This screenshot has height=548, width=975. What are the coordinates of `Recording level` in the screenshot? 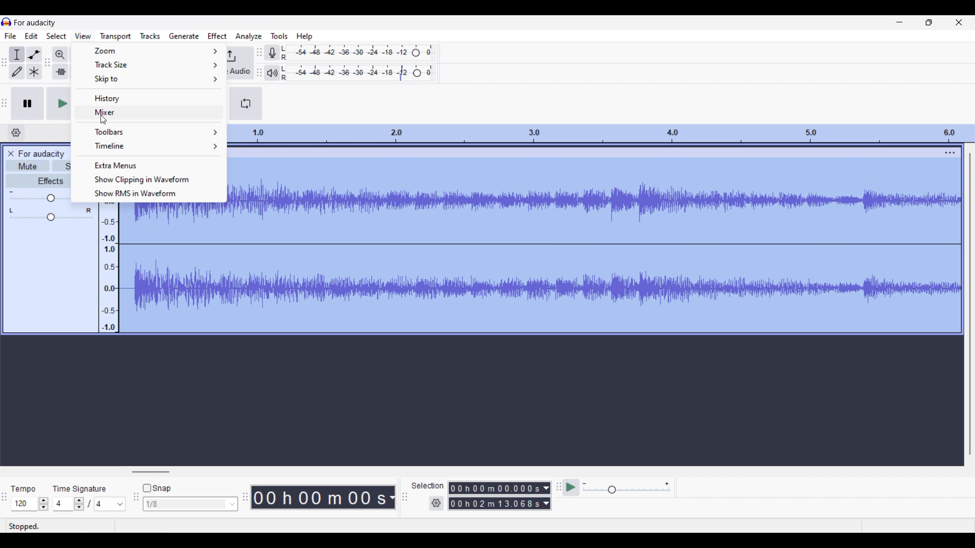 It's located at (357, 53).